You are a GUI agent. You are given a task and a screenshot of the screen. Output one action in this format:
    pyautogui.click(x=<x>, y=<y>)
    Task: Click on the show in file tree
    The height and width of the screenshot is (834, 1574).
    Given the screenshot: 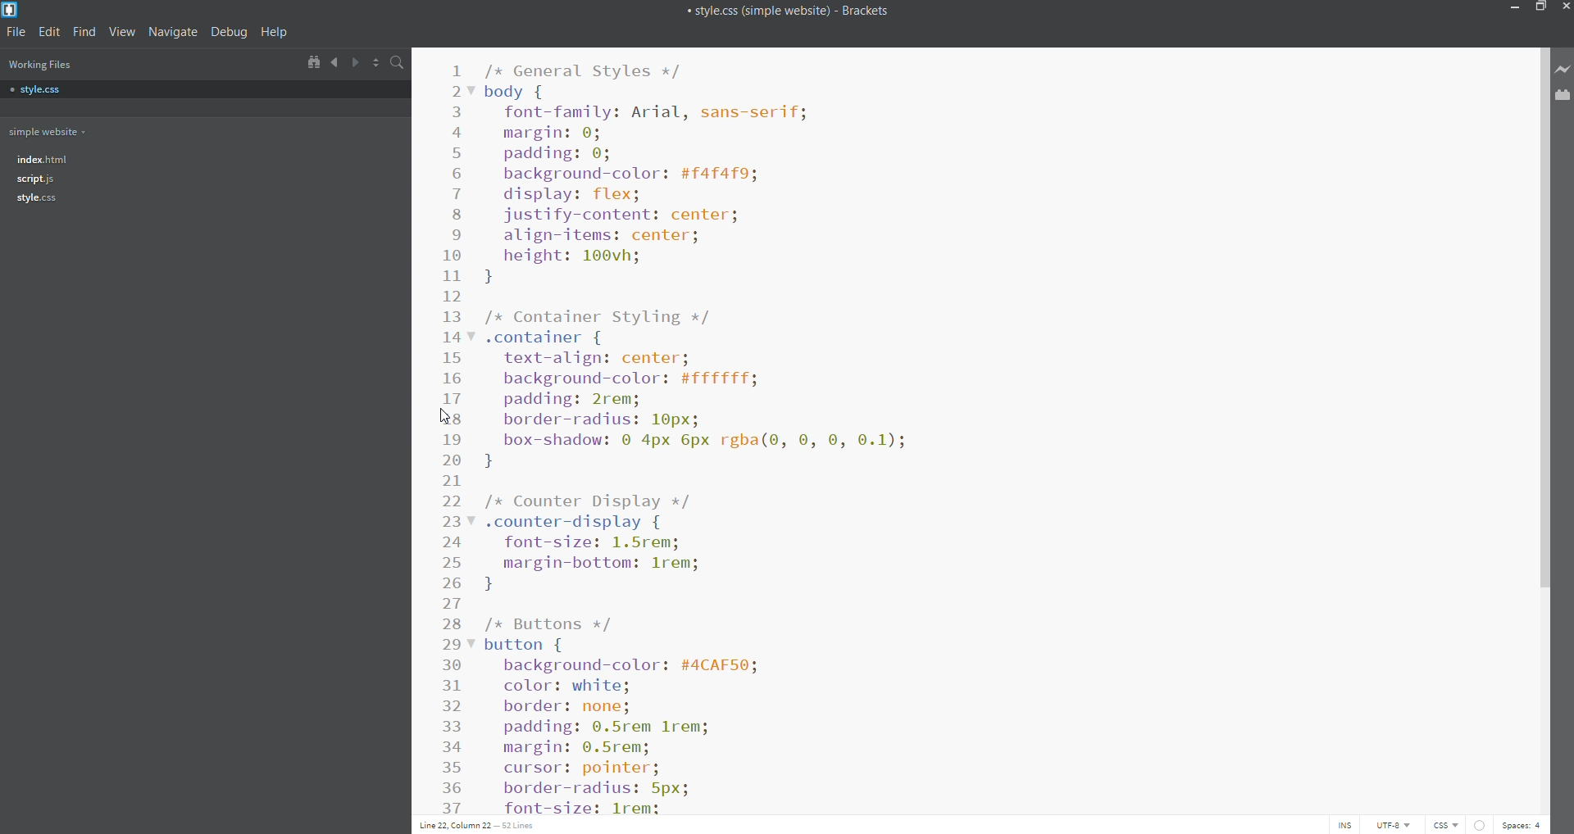 What is the action you would take?
    pyautogui.click(x=312, y=63)
    